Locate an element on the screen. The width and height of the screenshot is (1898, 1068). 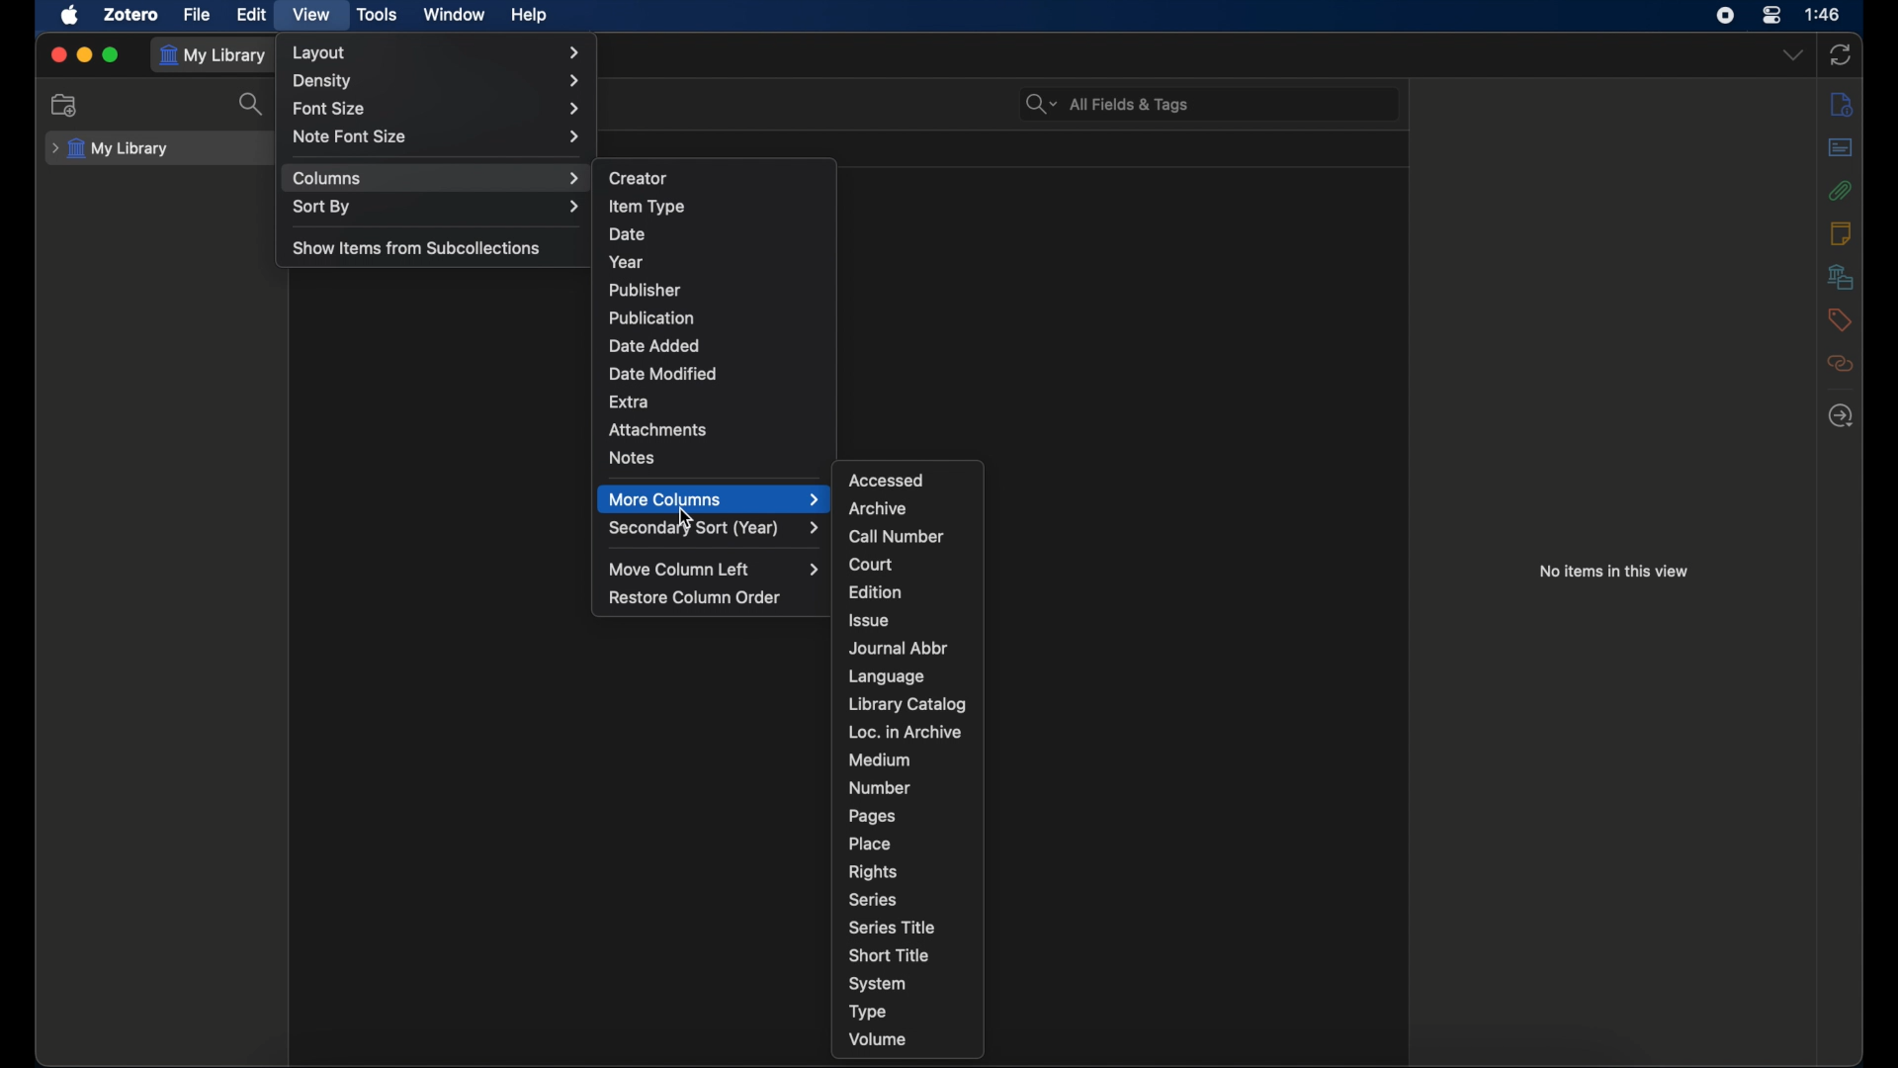
language is located at coordinates (888, 676).